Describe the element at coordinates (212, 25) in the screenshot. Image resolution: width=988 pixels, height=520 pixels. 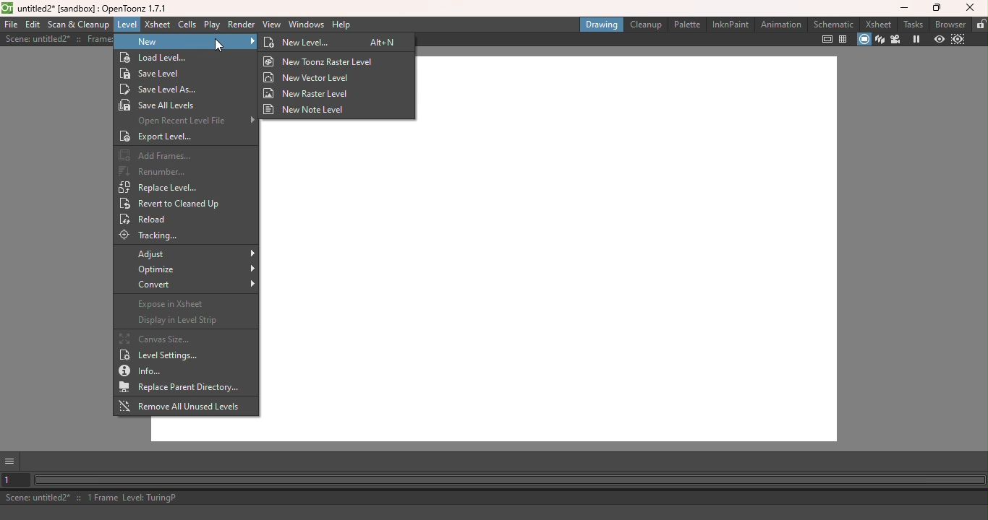
I see `Play` at that location.